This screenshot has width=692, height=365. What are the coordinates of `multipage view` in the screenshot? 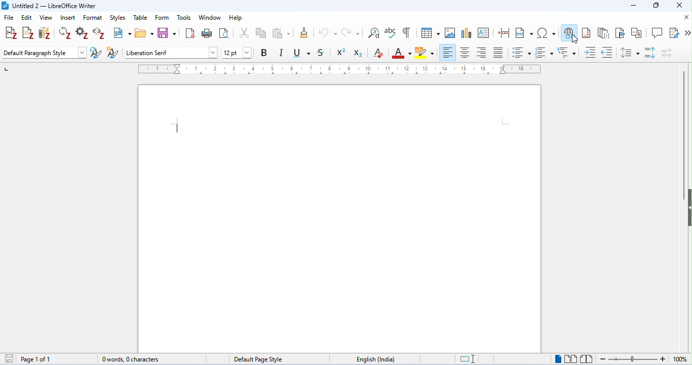 It's located at (570, 358).